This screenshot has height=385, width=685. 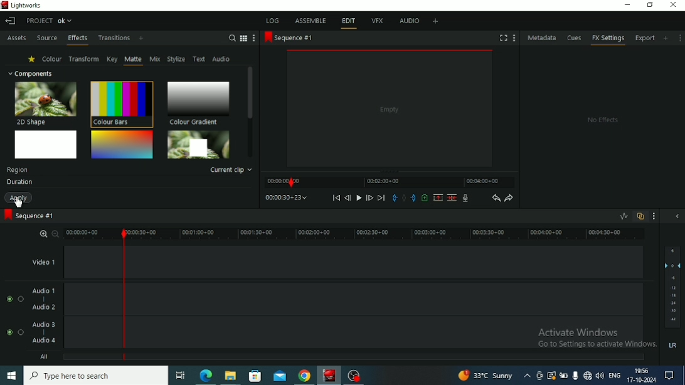 I want to click on Colour, so click(x=52, y=58).